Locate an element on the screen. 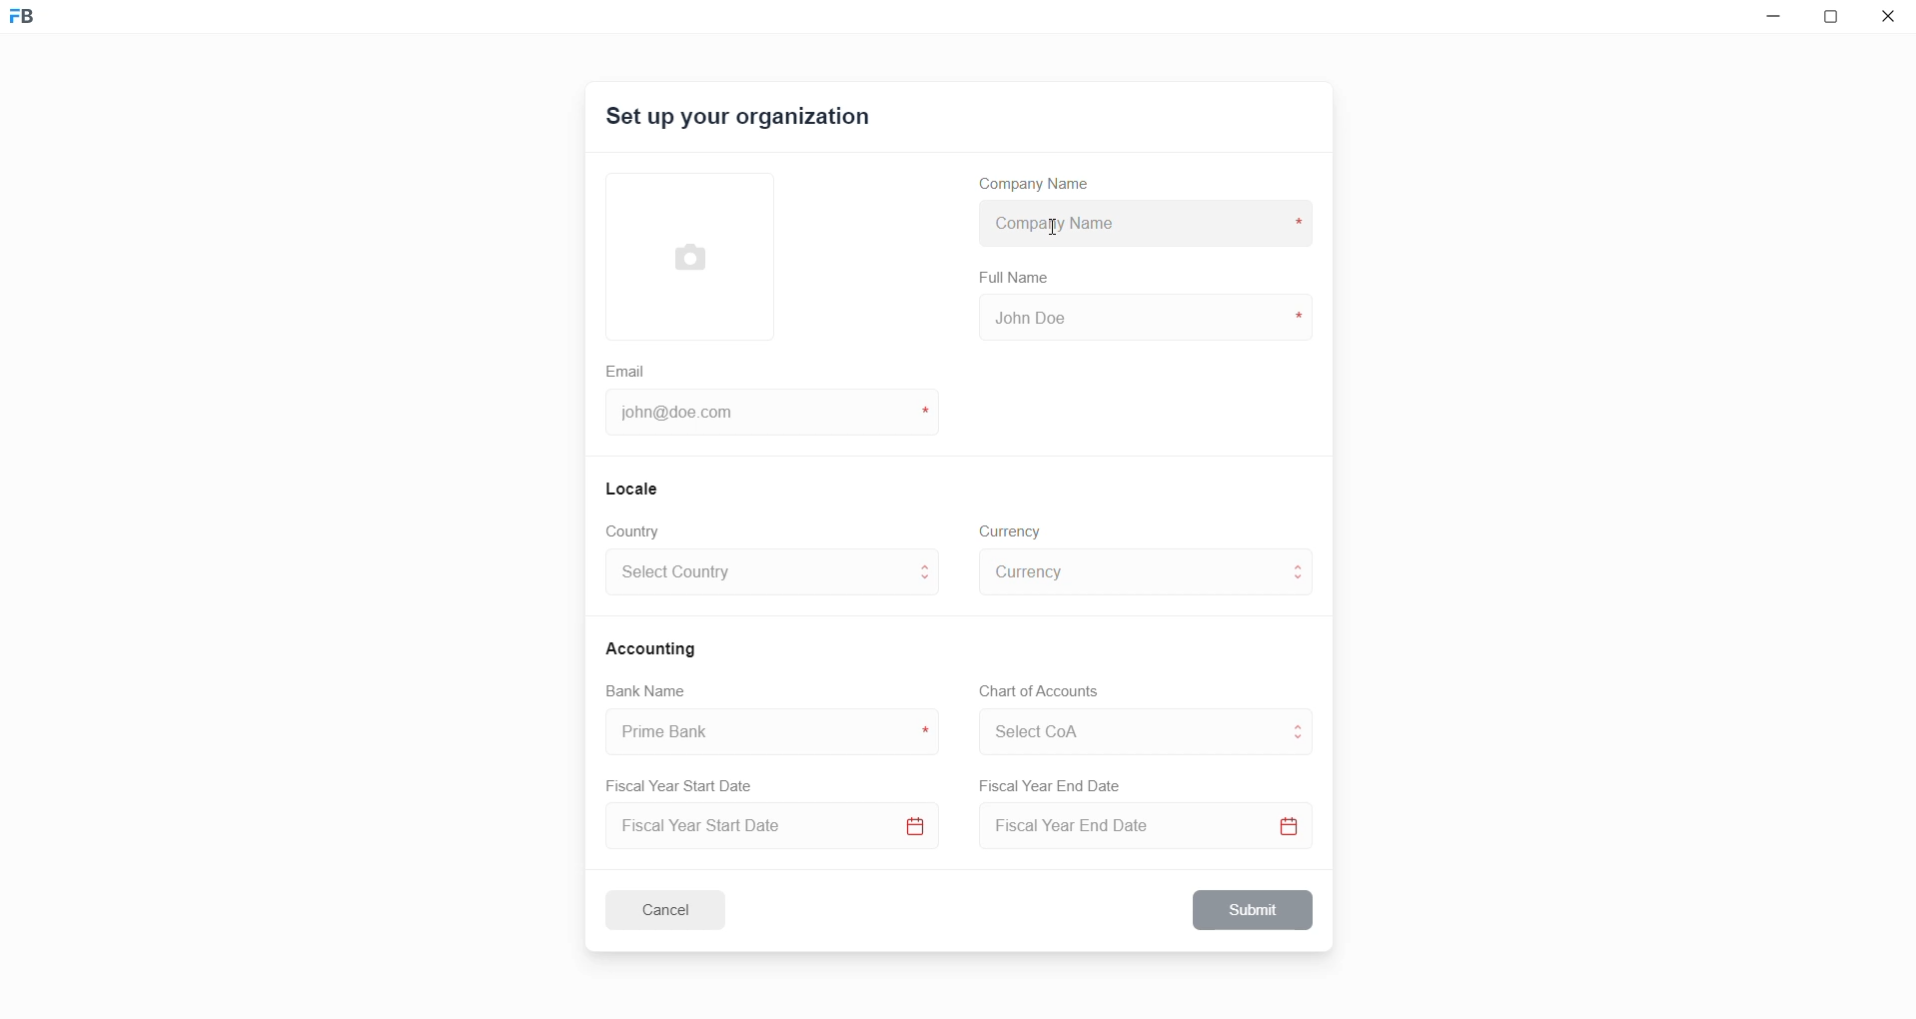 Image resolution: width=1916 pixels, height=1019 pixels. Country is located at coordinates (637, 531).